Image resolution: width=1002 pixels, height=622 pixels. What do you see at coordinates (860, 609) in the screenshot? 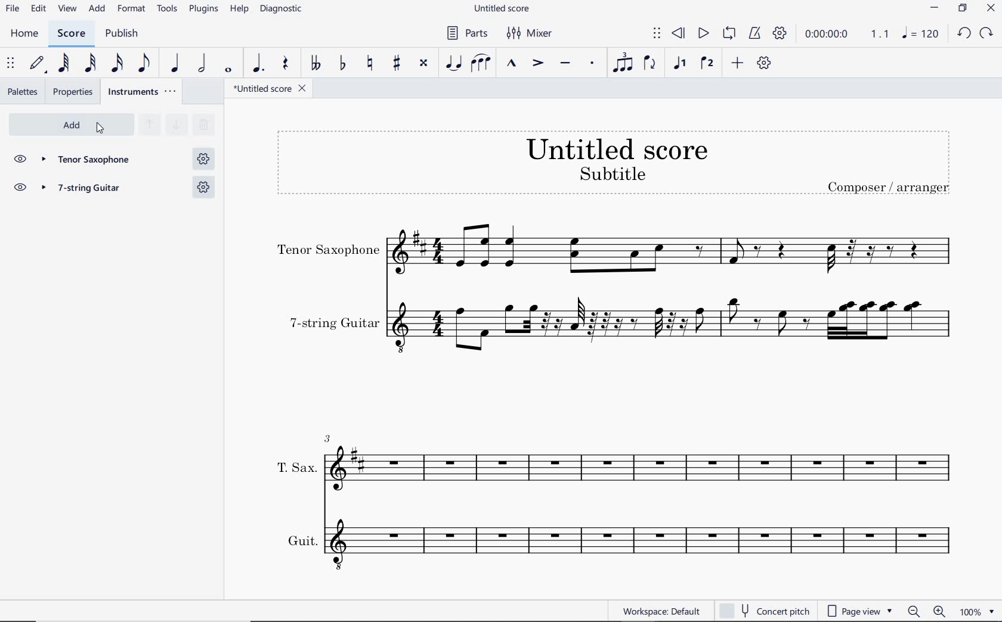
I see `PAGE VIEW` at bounding box center [860, 609].